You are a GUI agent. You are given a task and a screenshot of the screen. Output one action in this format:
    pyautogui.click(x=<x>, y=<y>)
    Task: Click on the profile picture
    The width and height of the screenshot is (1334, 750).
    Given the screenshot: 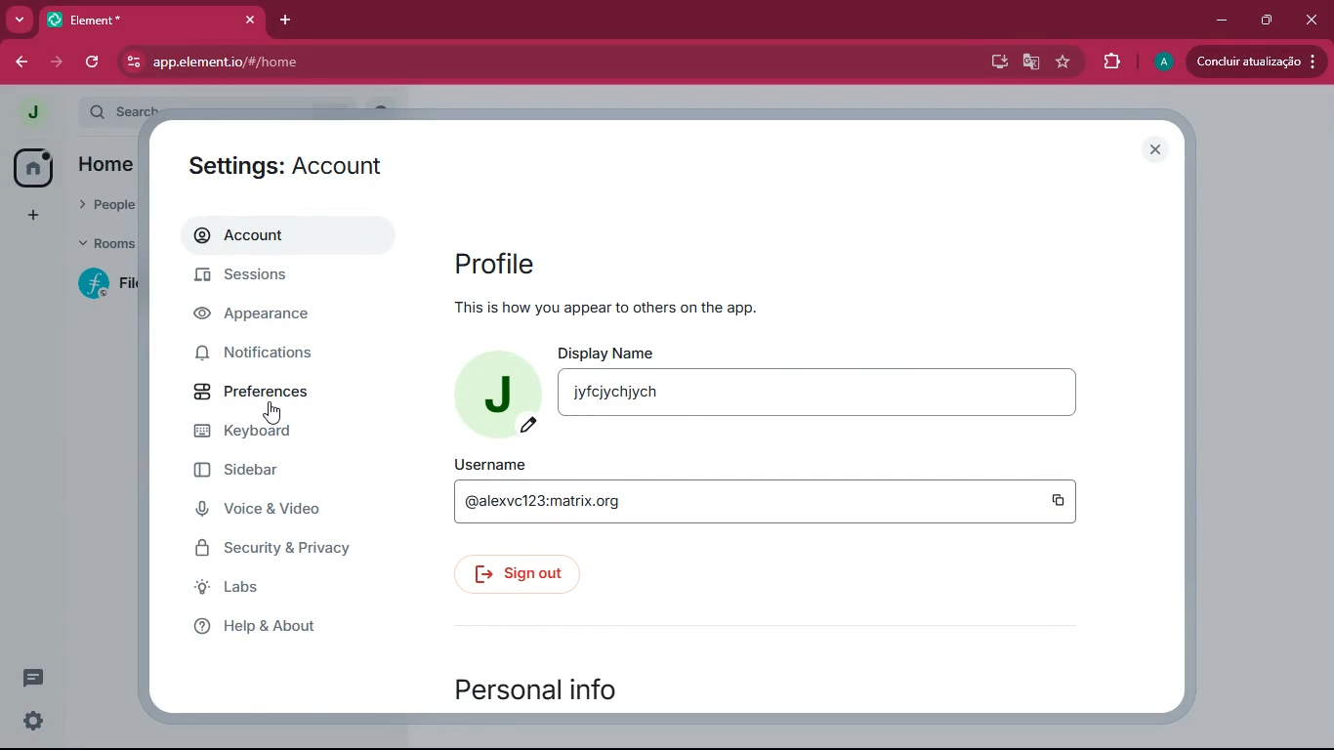 What is the action you would take?
    pyautogui.click(x=488, y=396)
    